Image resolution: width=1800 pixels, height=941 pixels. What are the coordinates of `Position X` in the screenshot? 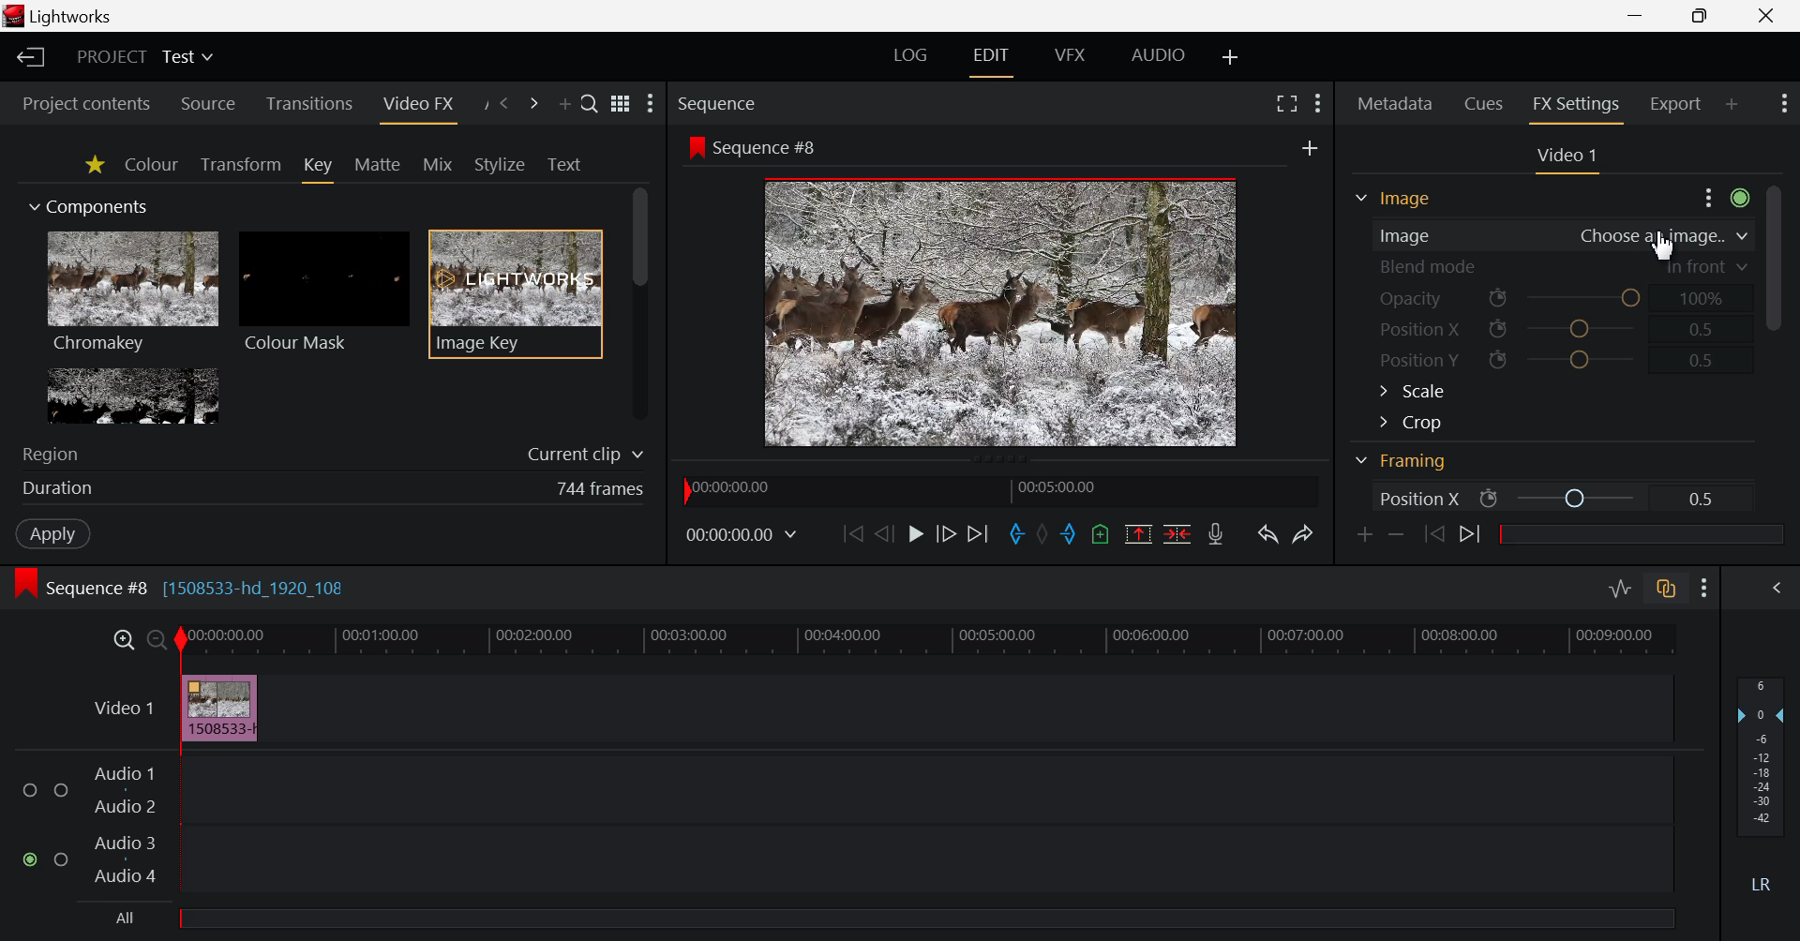 It's located at (1584, 331).